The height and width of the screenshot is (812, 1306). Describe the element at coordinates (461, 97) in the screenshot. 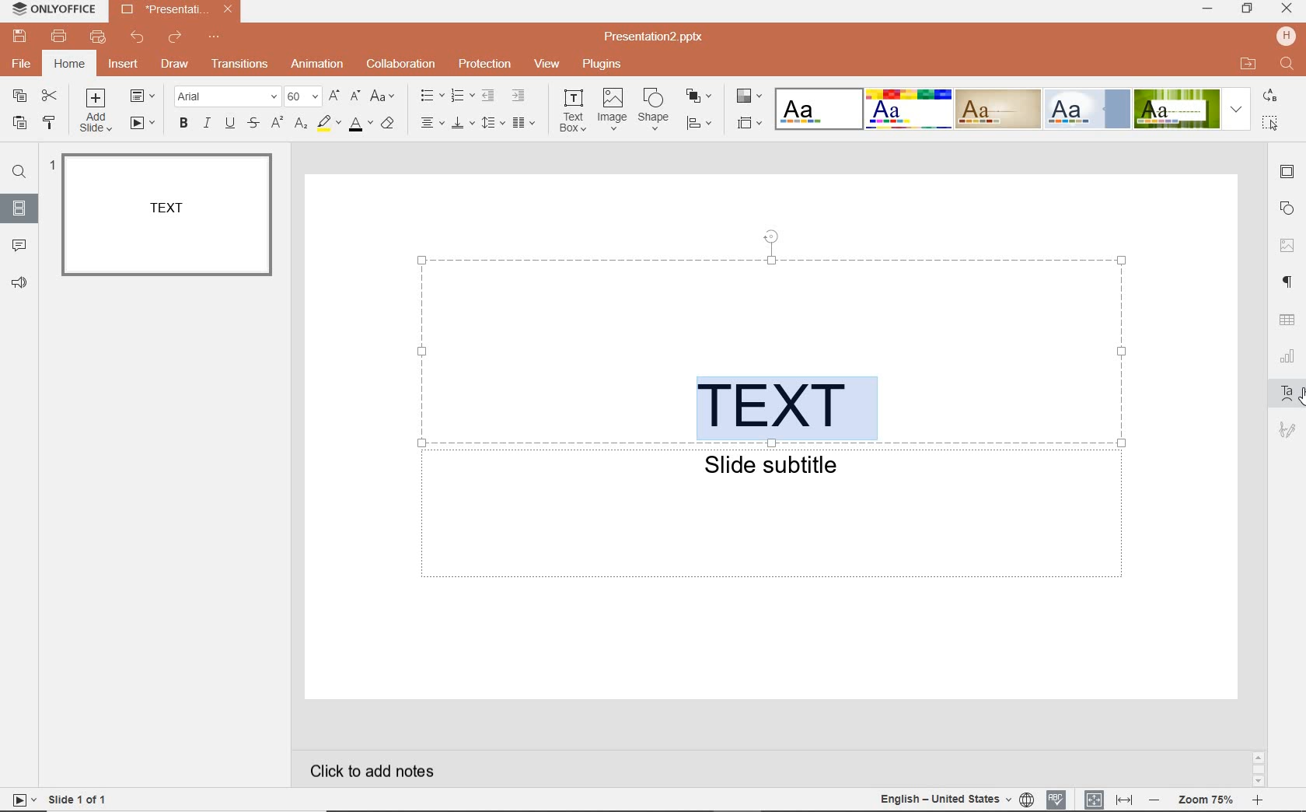

I see `NUMBERING` at that location.